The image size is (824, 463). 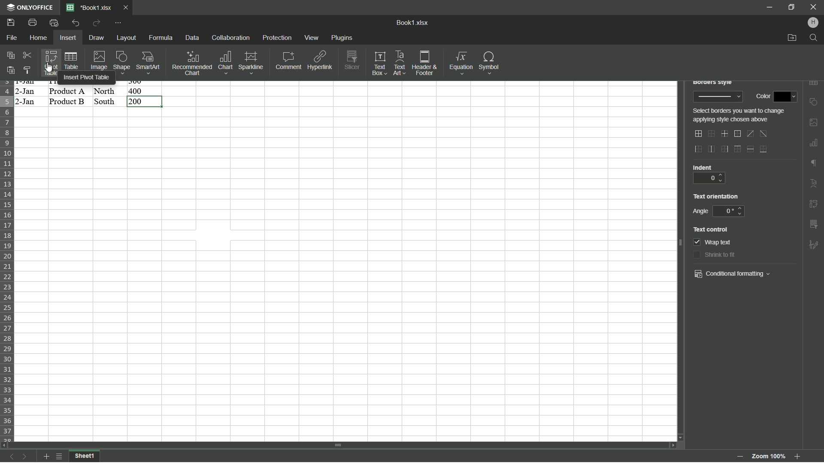 What do you see at coordinates (814, 122) in the screenshot?
I see `insert image` at bounding box center [814, 122].